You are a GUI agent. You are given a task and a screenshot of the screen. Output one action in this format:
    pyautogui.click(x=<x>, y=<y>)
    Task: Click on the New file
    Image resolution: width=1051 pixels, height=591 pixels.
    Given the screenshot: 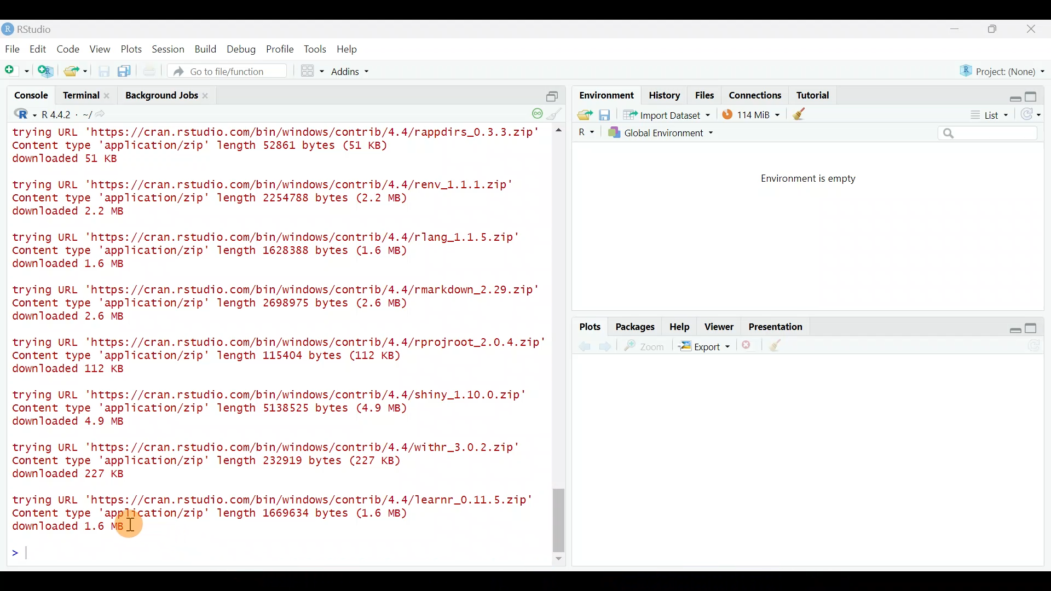 What is the action you would take?
    pyautogui.click(x=16, y=71)
    